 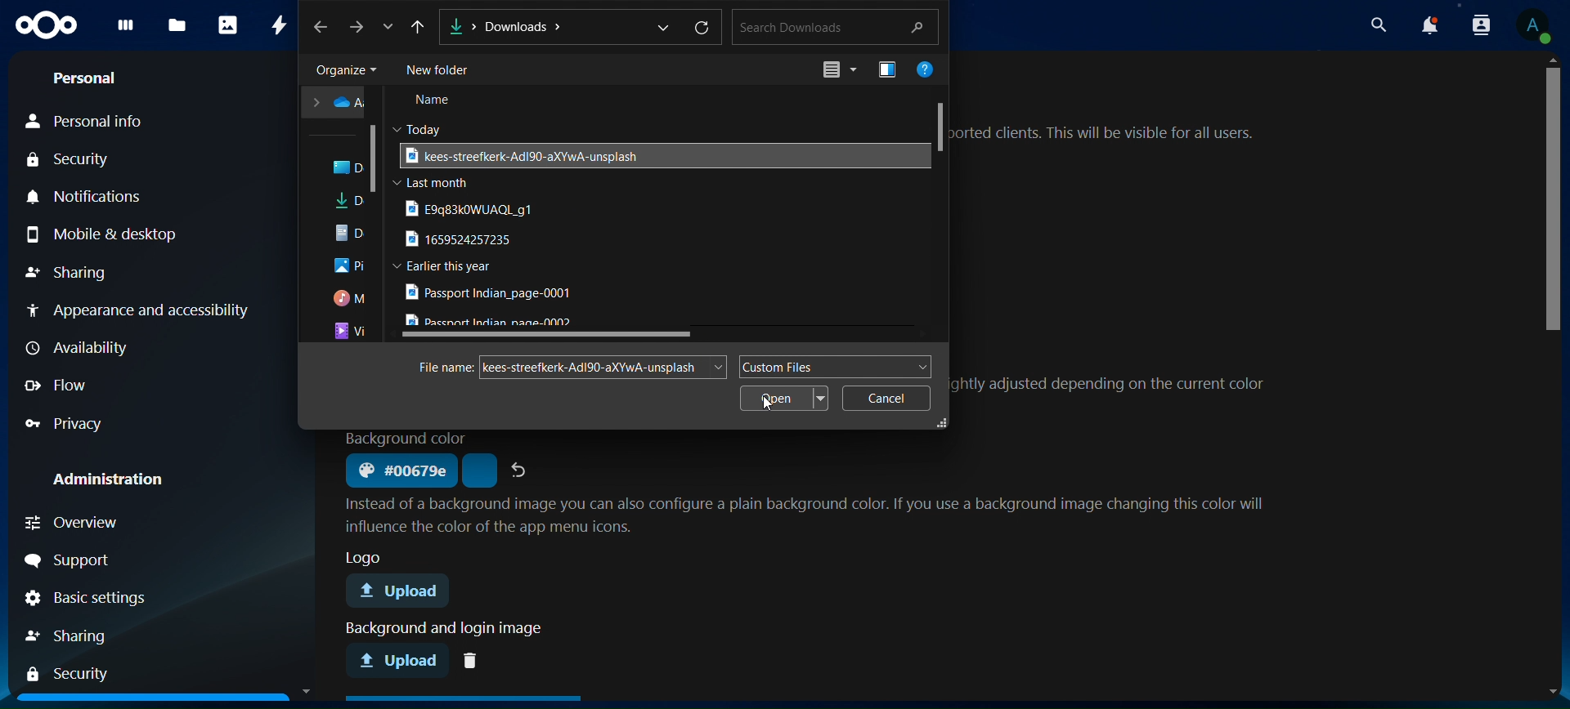 I want to click on file, so click(x=478, y=208).